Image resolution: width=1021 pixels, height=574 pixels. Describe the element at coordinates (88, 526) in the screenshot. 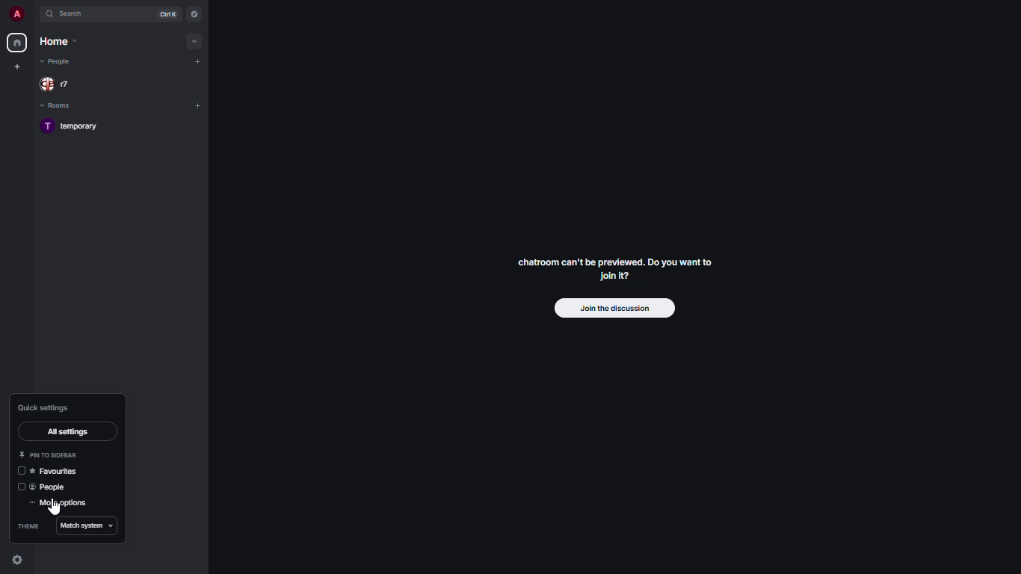

I see `match system` at that location.